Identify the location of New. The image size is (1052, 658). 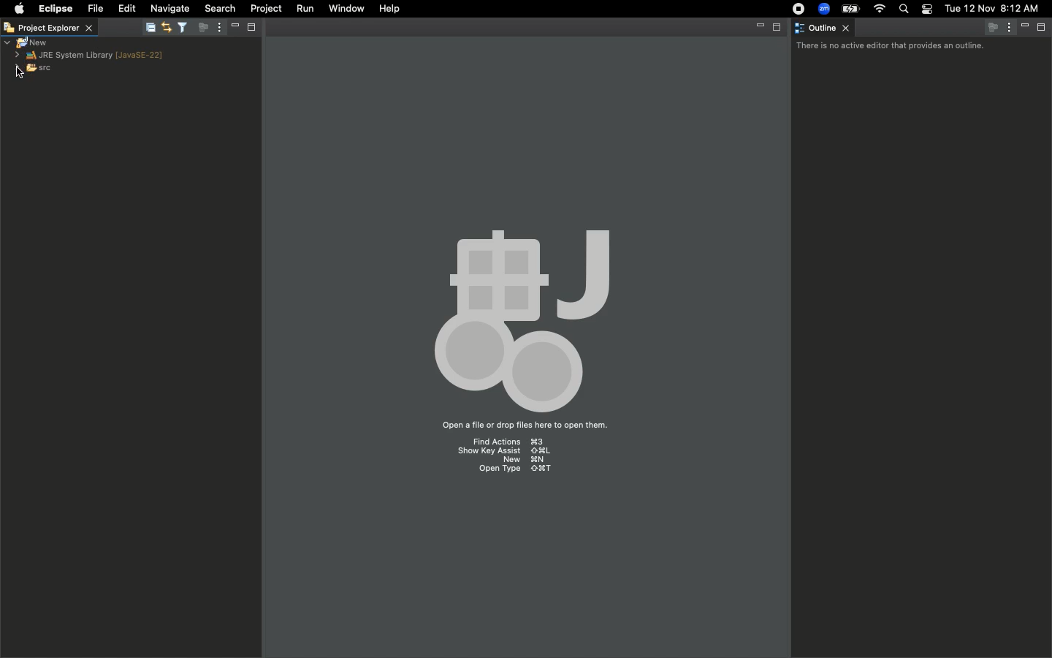
(525, 461).